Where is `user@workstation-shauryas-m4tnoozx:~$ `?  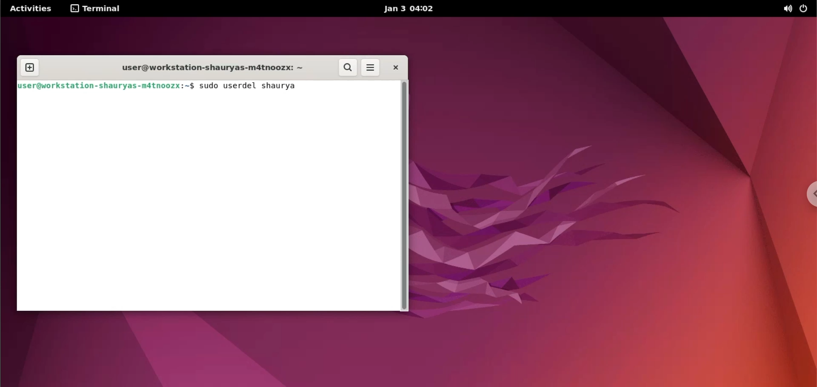
user@workstation-shauryas-m4tnoozx:~$  is located at coordinates (108, 85).